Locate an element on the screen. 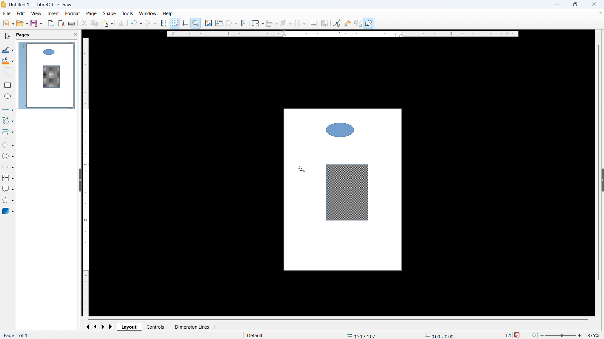  Hide panel  is located at coordinates (79, 180).